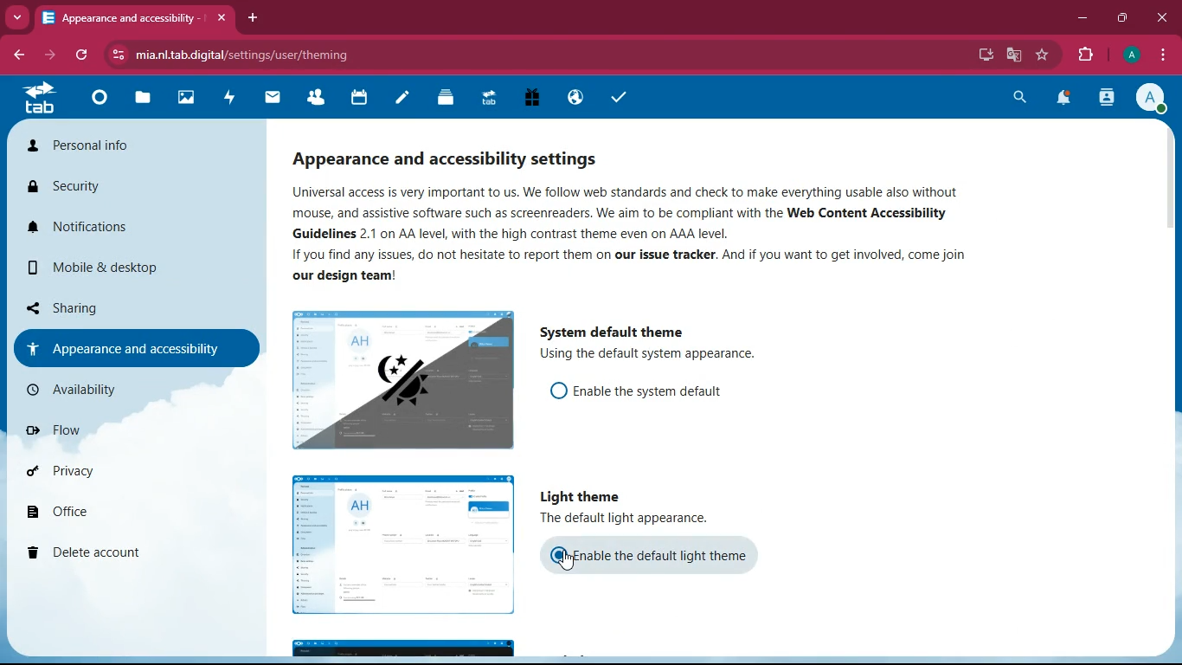  I want to click on add tab, so click(252, 16).